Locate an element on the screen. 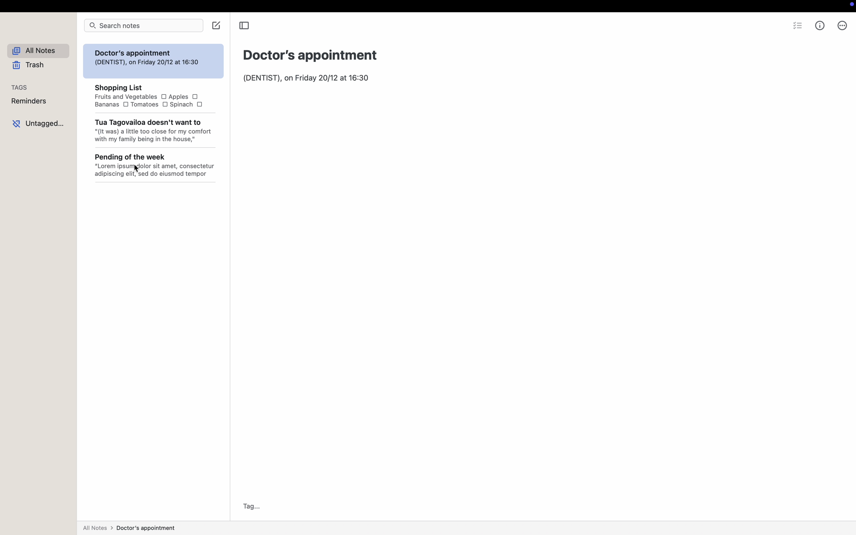 This screenshot has width=856, height=535. check list is located at coordinates (799, 26).